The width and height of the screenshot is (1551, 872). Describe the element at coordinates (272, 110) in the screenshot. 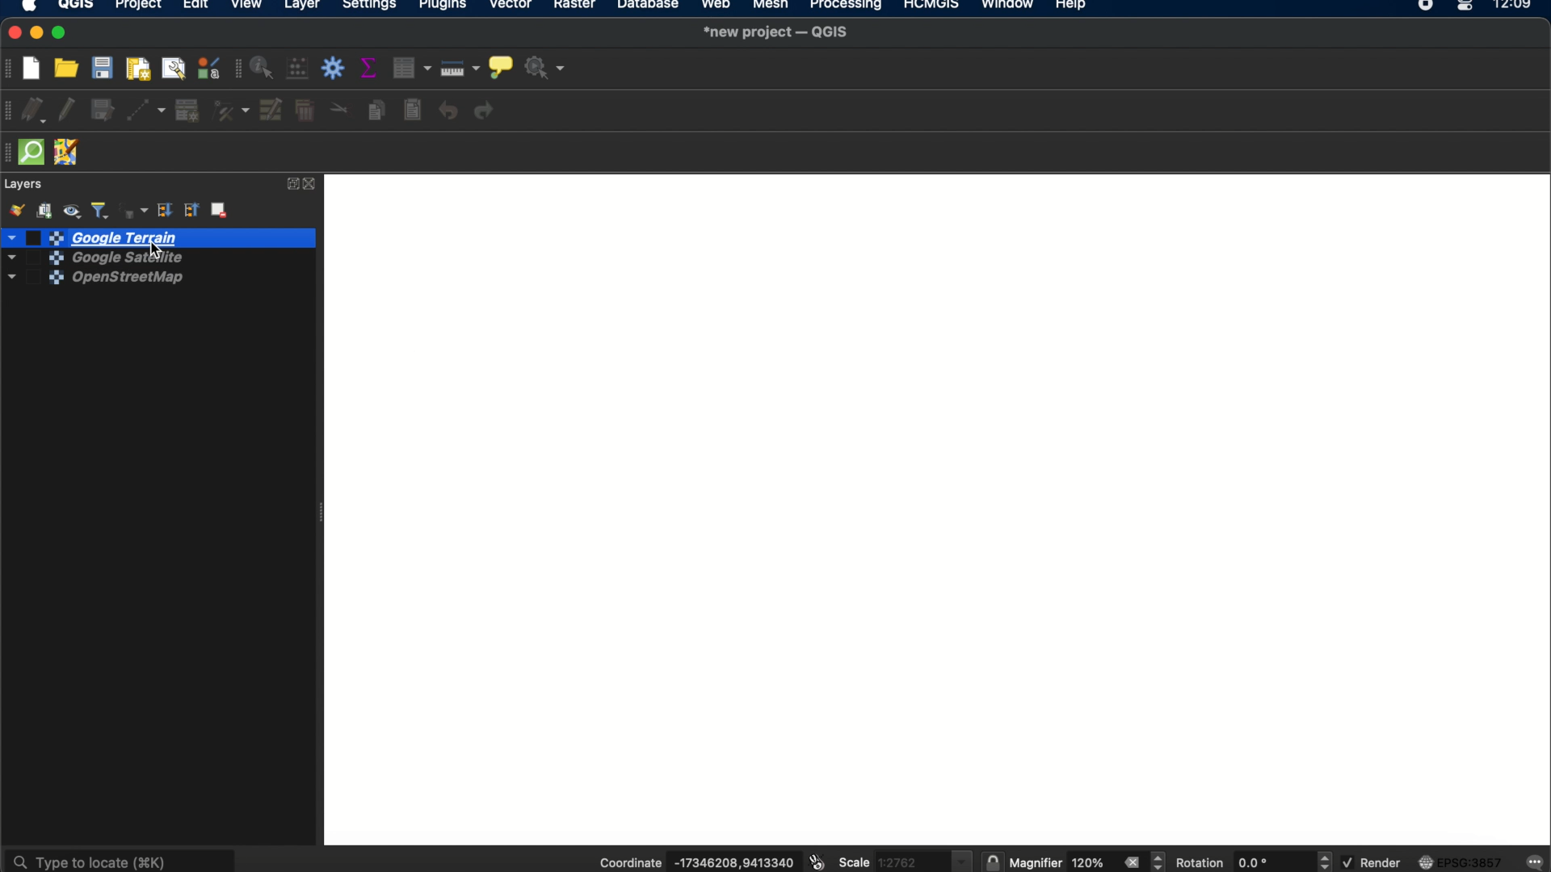

I see `modify` at that location.